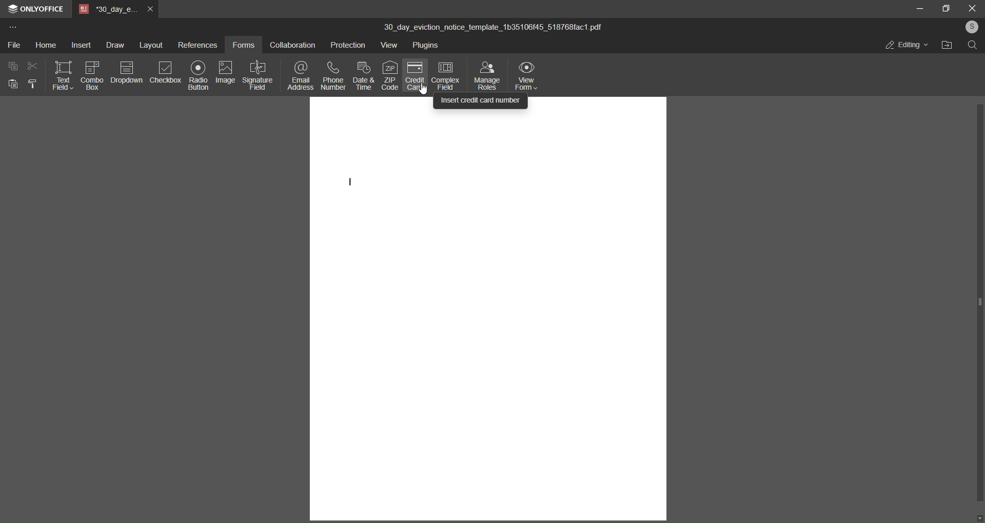 This screenshot has width=985, height=523. I want to click on start writing, so click(353, 184).